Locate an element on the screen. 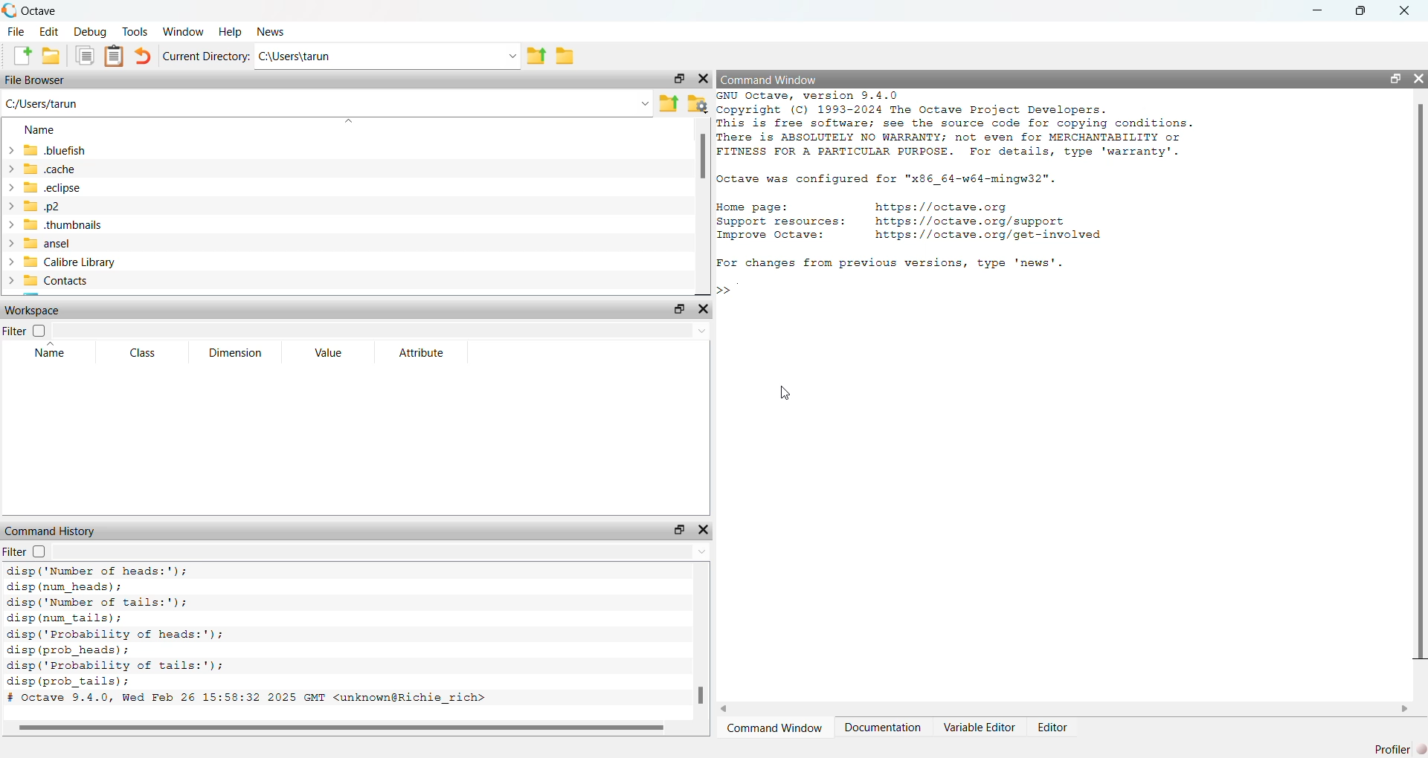 This screenshot has width=1428, height=758. Variable Editor is located at coordinates (981, 728).